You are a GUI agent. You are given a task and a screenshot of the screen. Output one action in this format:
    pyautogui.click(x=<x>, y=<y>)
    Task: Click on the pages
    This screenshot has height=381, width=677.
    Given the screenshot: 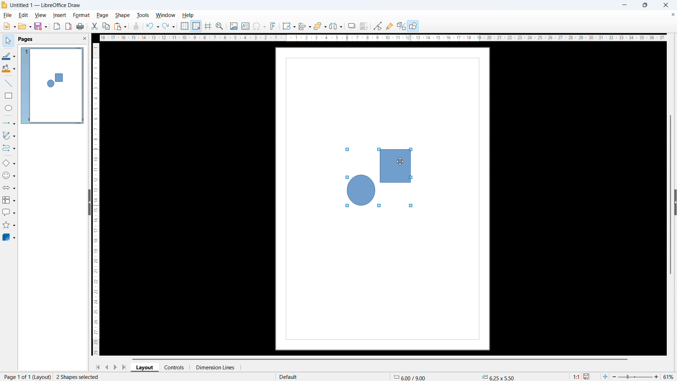 What is the action you would take?
    pyautogui.click(x=26, y=39)
    